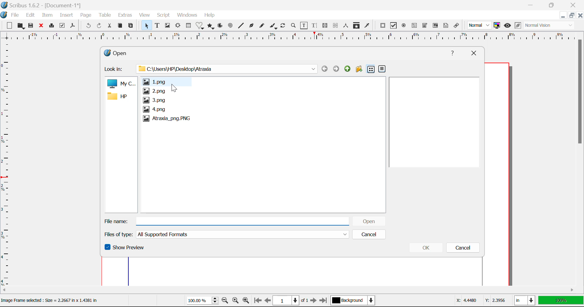  Describe the element at coordinates (53, 26) in the screenshot. I see `Print` at that location.